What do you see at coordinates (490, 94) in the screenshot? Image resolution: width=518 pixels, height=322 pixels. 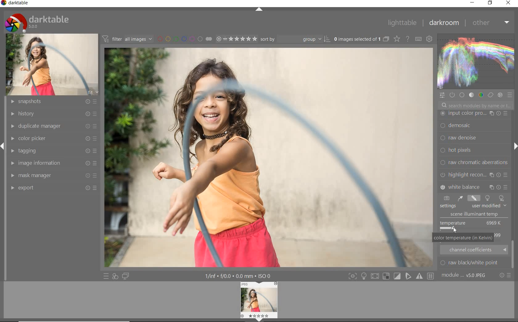 I see `correct` at bounding box center [490, 94].